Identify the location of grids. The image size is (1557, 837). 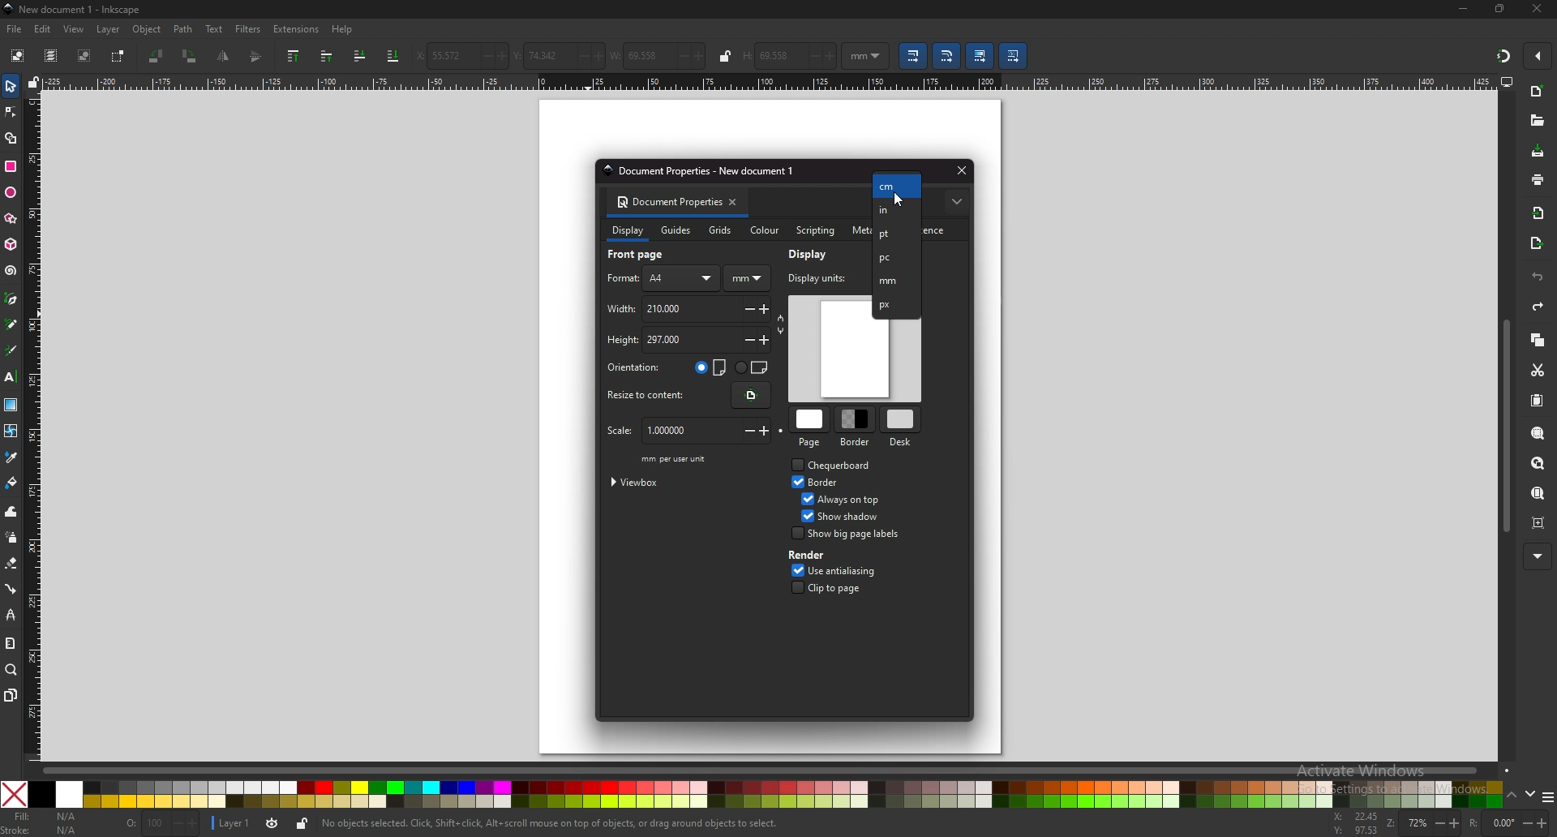
(721, 230).